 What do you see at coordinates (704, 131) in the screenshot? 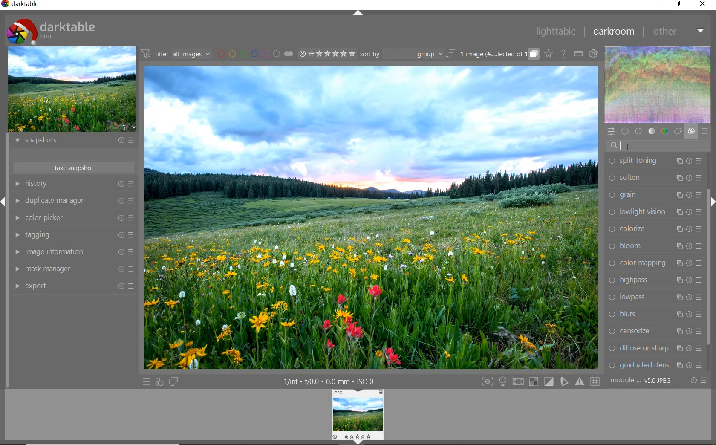
I see `presets` at bounding box center [704, 131].